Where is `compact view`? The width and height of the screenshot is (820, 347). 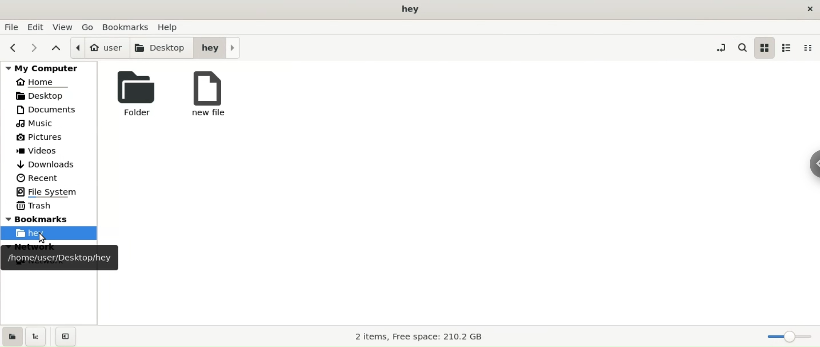
compact view is located at coordinates (810, 49).